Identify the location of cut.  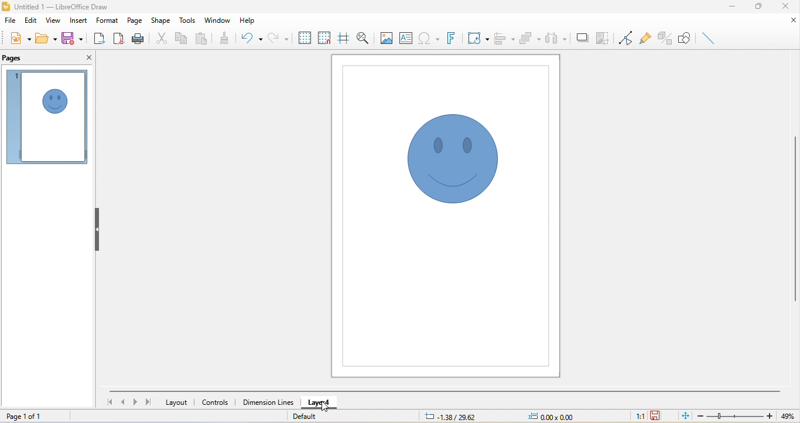
(160, 37).